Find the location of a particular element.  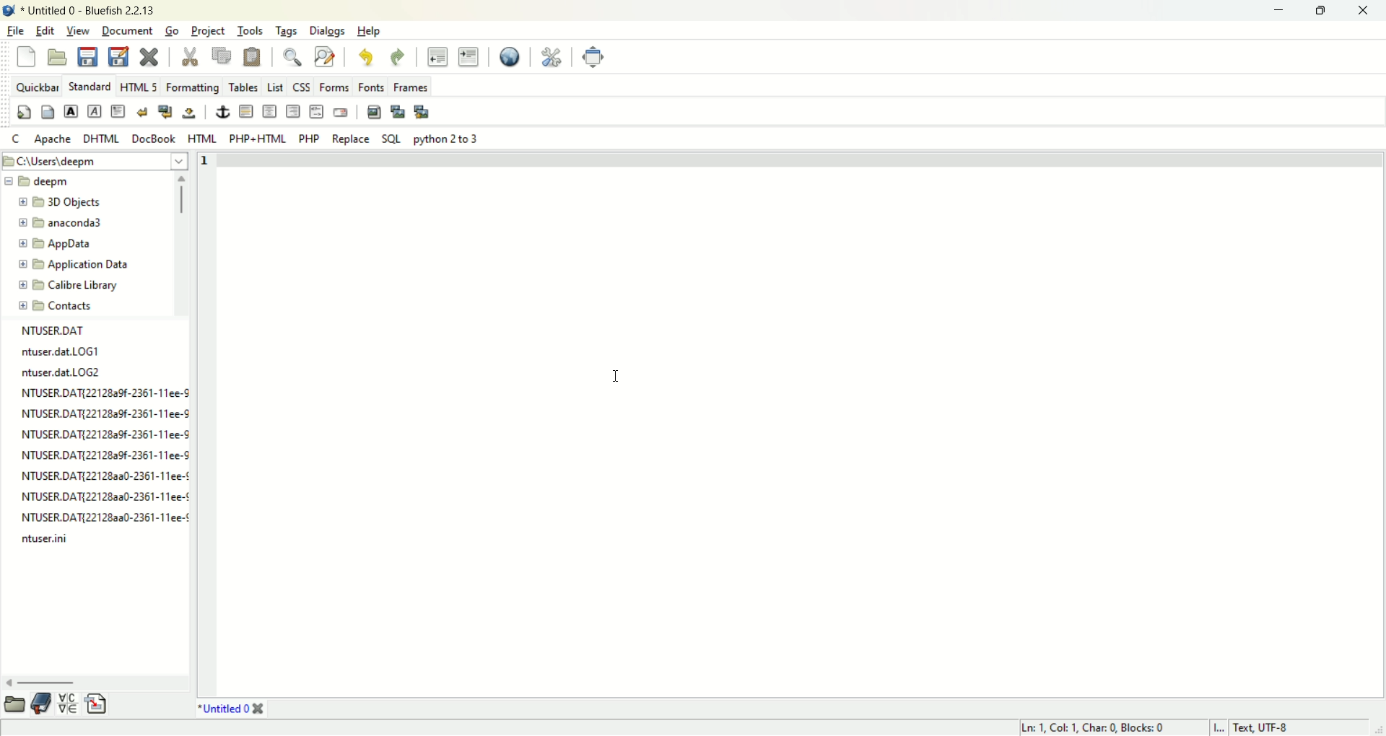

emphasis is located at coordinates (95, 112).